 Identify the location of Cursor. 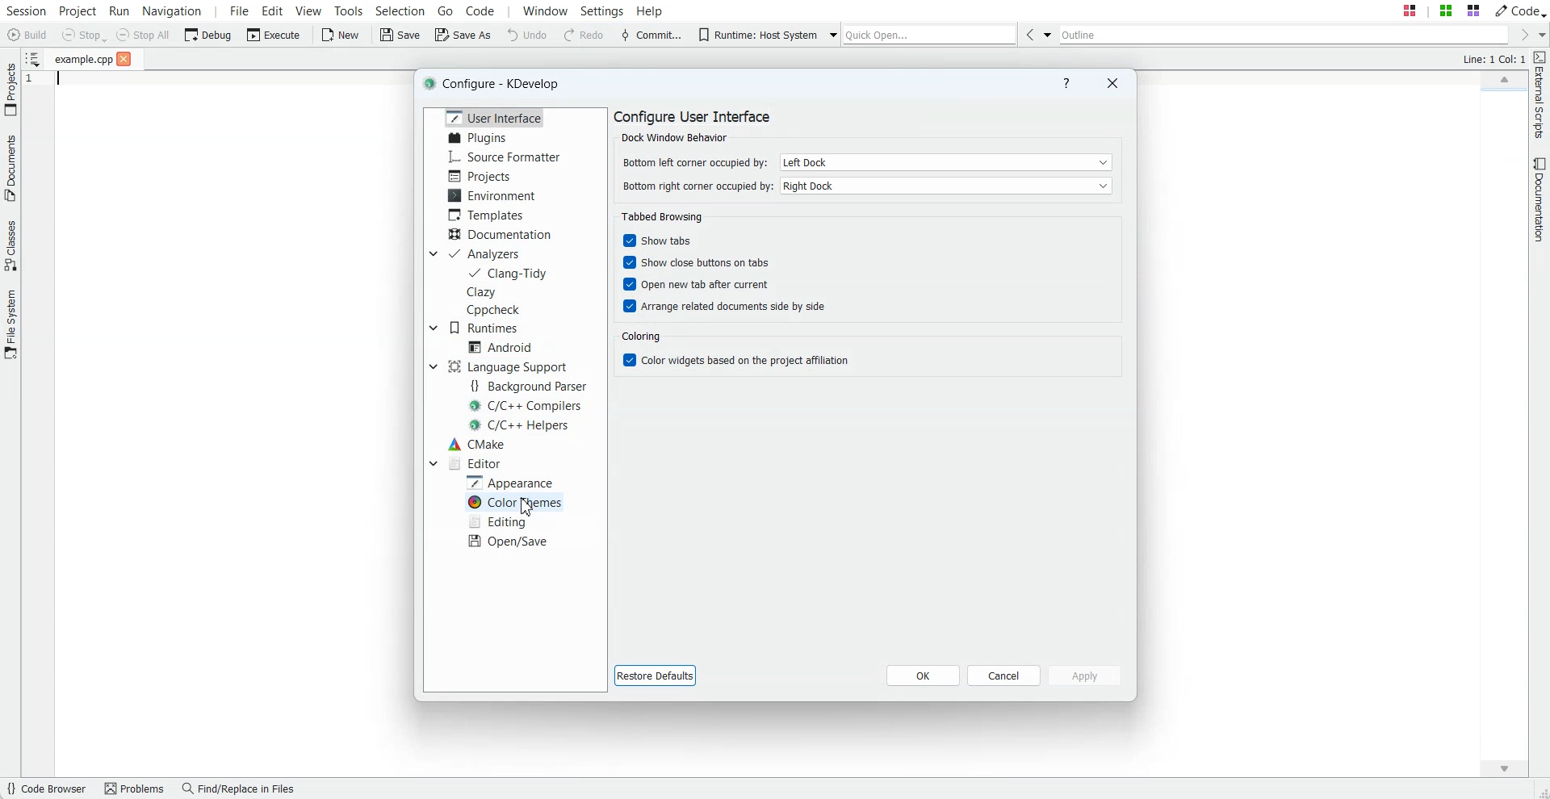
(526, 507).